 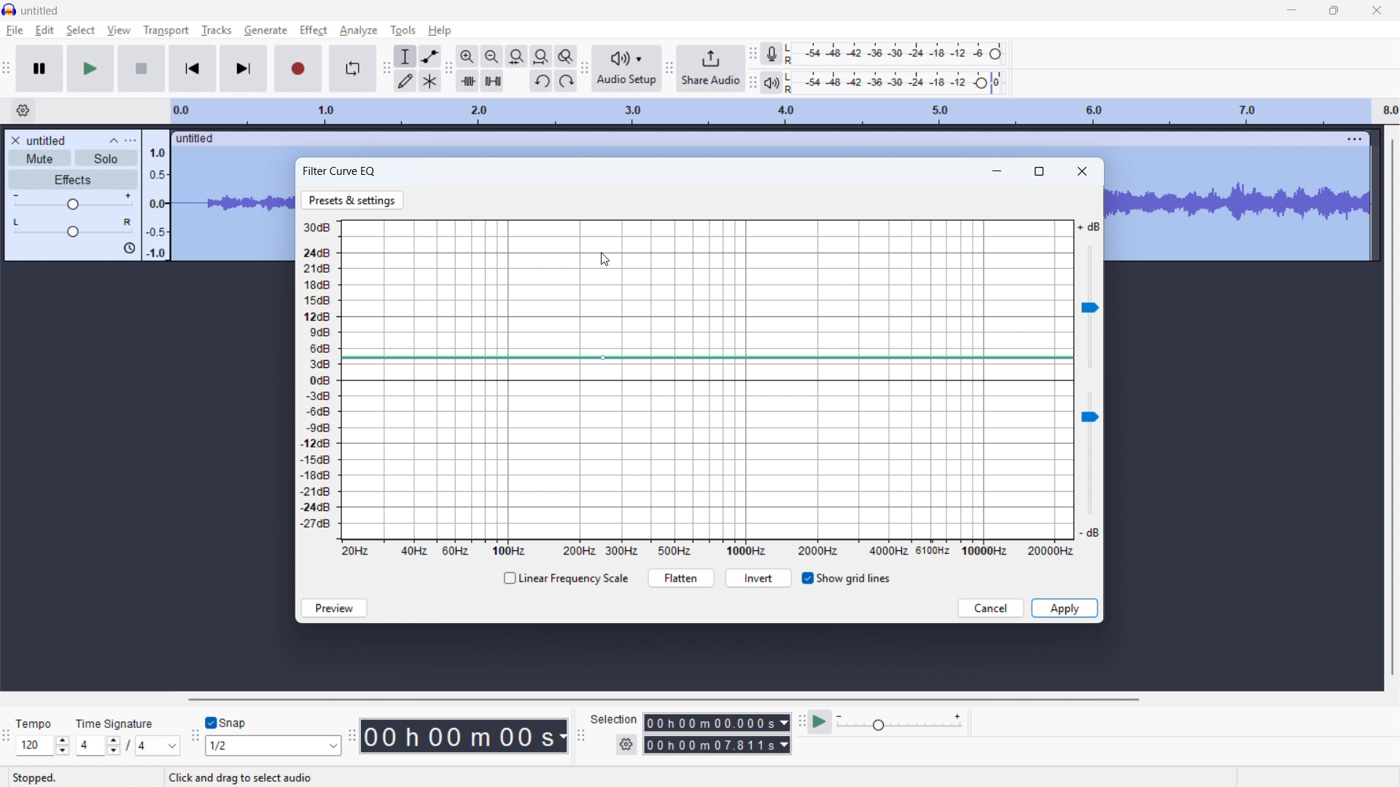 I want to click on record, so click(x=298, y=69).